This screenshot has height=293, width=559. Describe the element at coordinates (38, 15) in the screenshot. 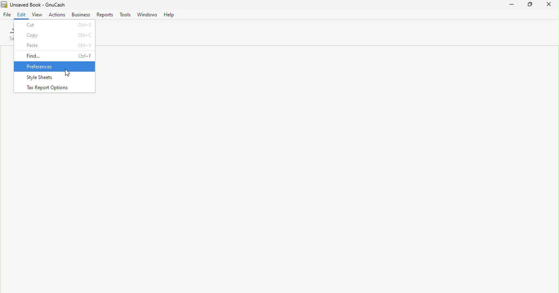

I see `View` at that location.